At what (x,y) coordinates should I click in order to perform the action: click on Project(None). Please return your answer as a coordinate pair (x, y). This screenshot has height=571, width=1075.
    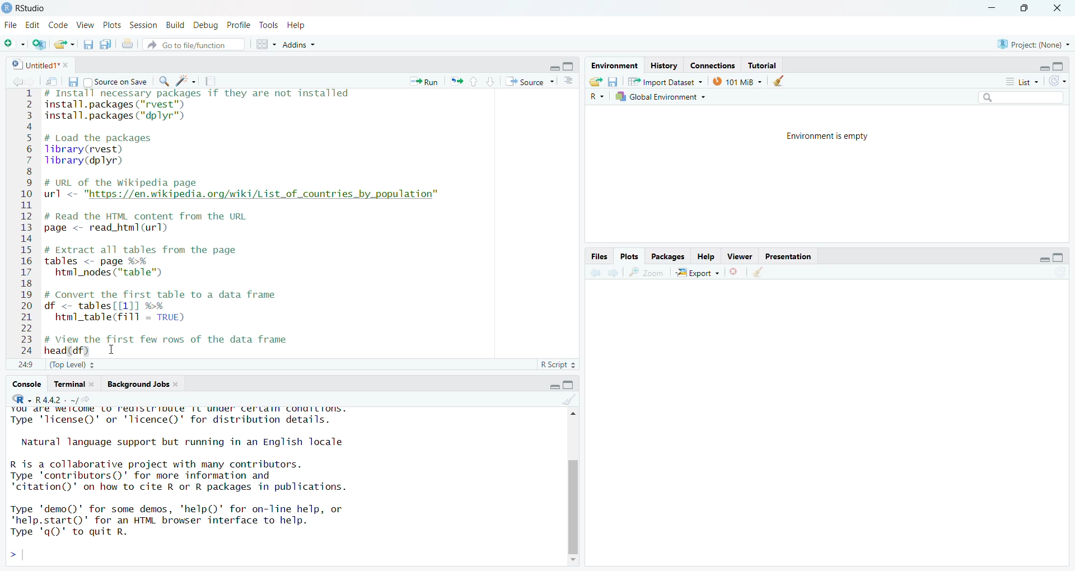
    Looking at the image, I should click on (1034, 45).